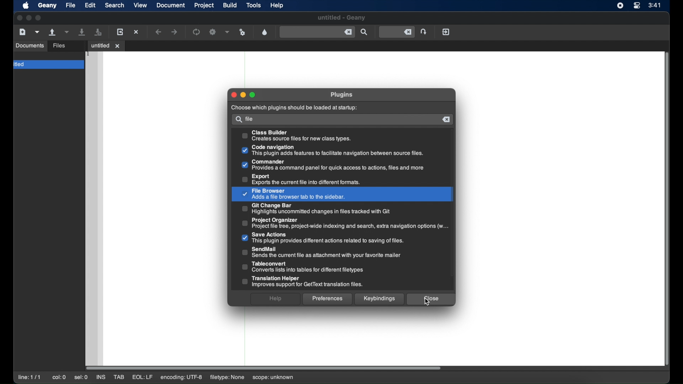 The width and height of the screenshot is (683, 384). What do you see at coordinates (446, 119) in the screenshot?
I see `` at bounding box center [446, 119].